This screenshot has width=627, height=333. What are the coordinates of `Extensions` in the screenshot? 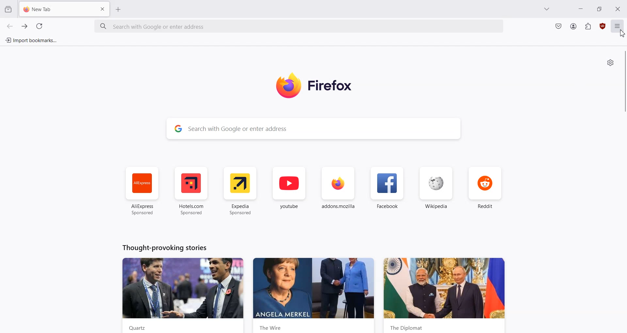 It's located at (588, 26).